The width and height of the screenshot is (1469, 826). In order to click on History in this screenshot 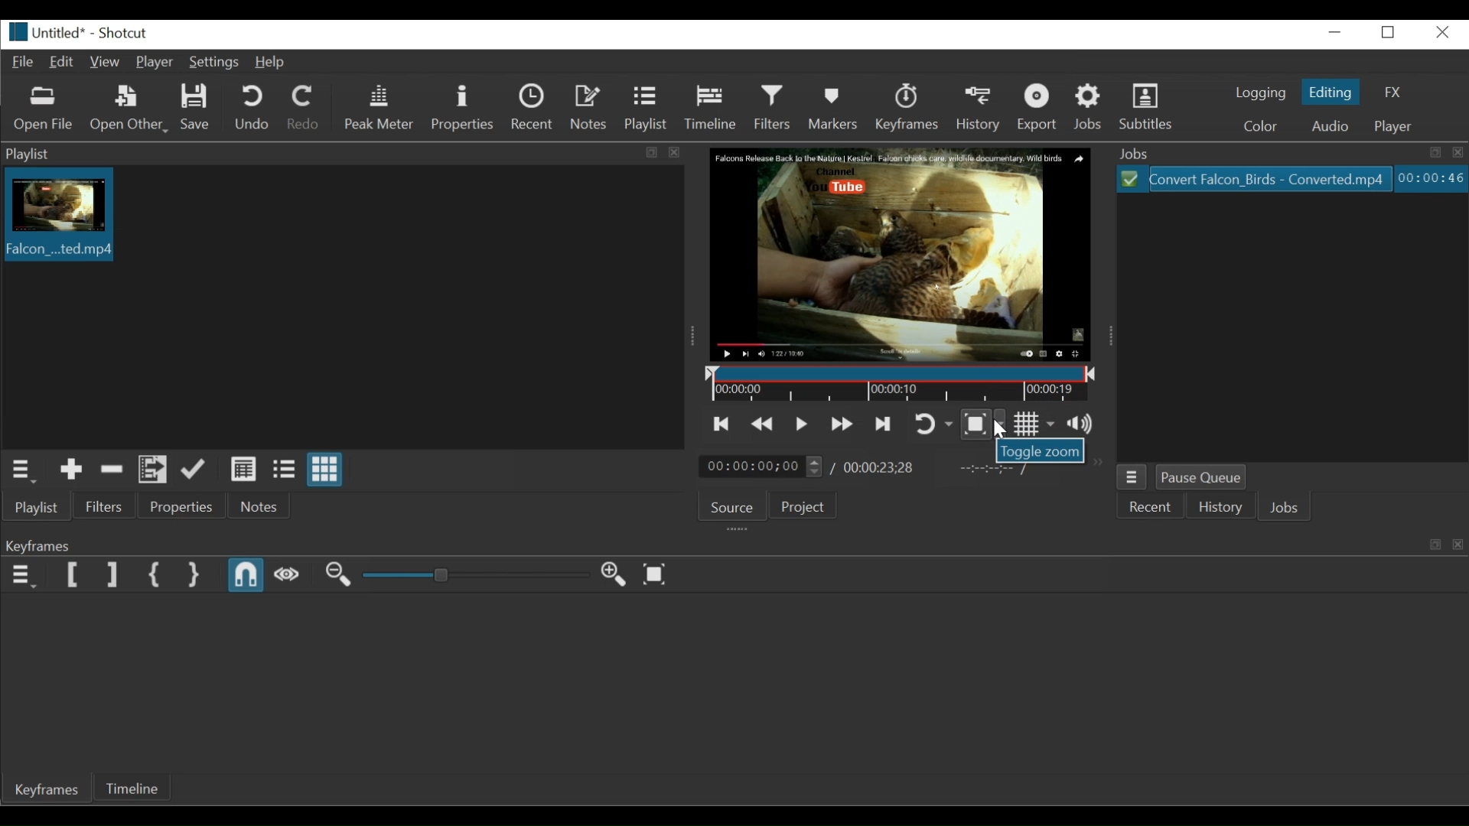, I will do `click(980, 109)`.